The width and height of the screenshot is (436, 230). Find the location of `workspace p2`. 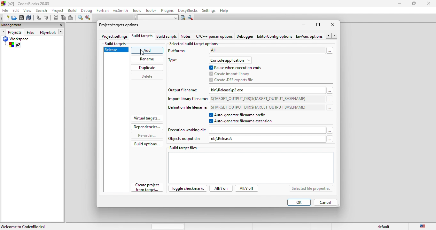

workspace p2 is located at coordinates (26, 42).